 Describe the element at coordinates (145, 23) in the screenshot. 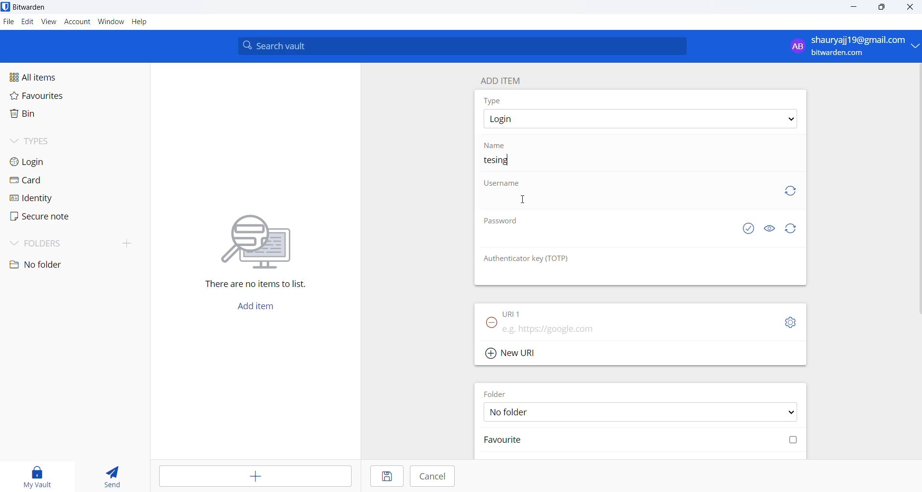

I see `Help` at that location.